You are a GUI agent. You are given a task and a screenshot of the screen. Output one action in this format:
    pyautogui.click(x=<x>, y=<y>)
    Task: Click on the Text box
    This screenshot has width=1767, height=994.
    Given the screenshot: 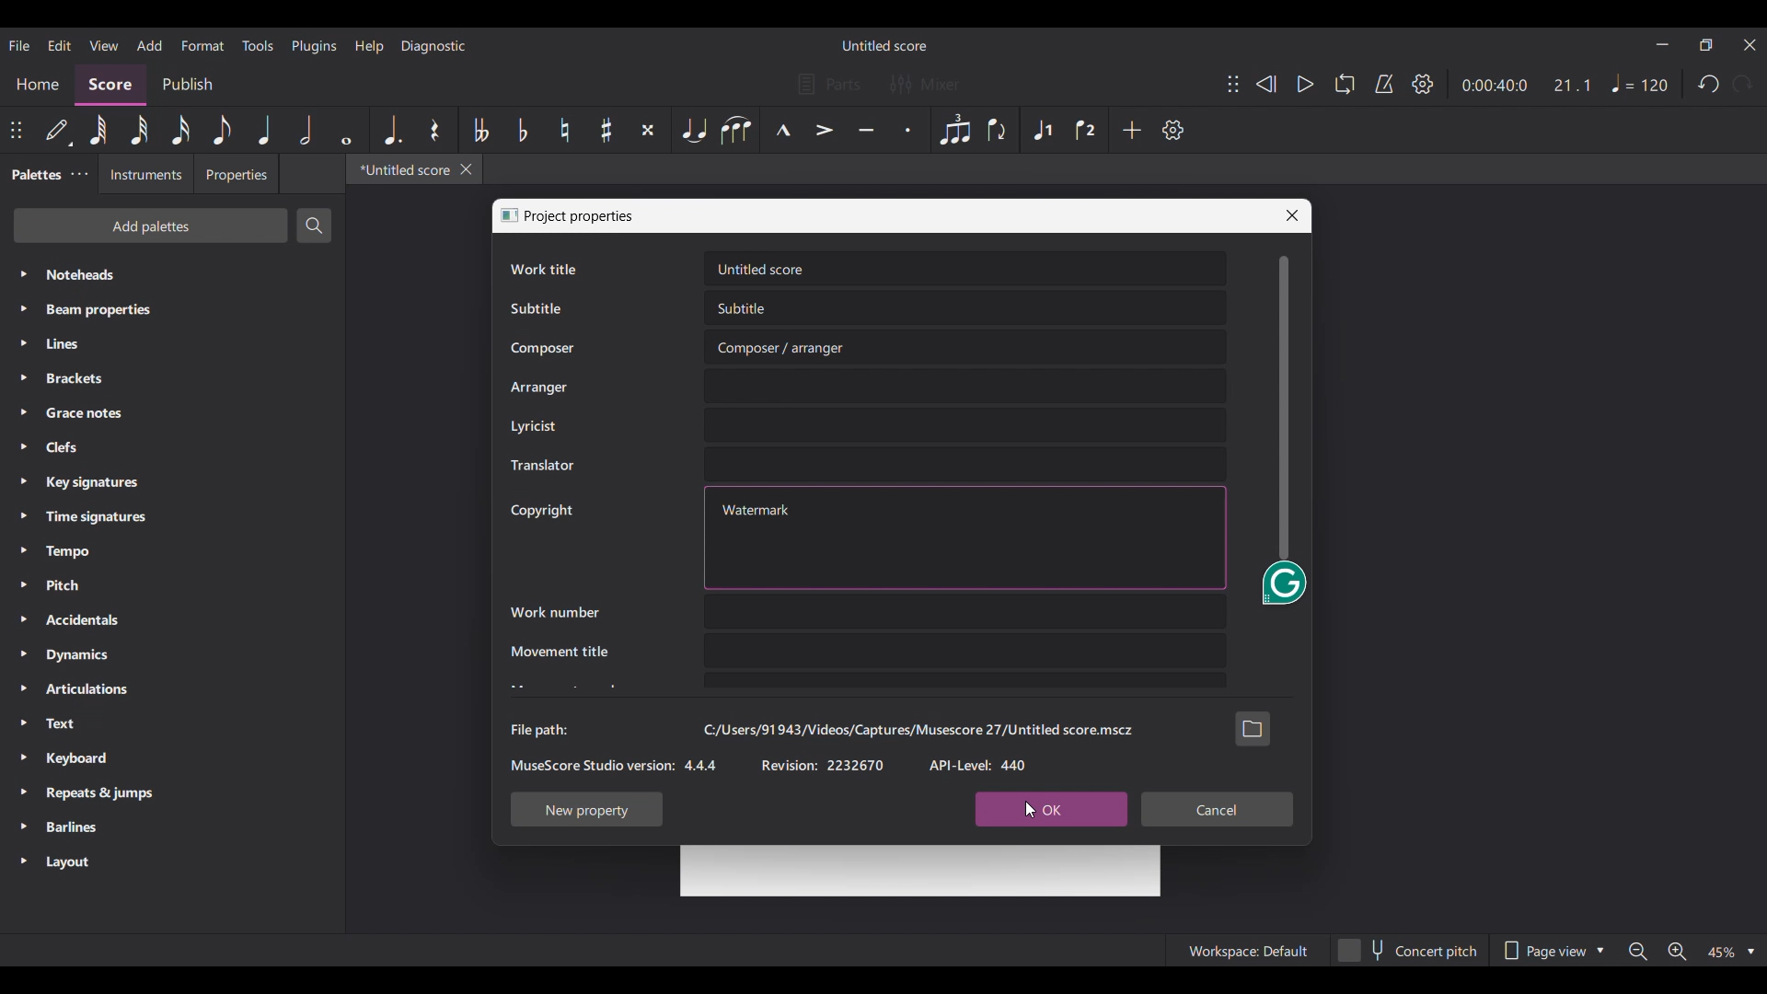 What is the action you would take?
    pyautogui.click(x=965, y=681)
    